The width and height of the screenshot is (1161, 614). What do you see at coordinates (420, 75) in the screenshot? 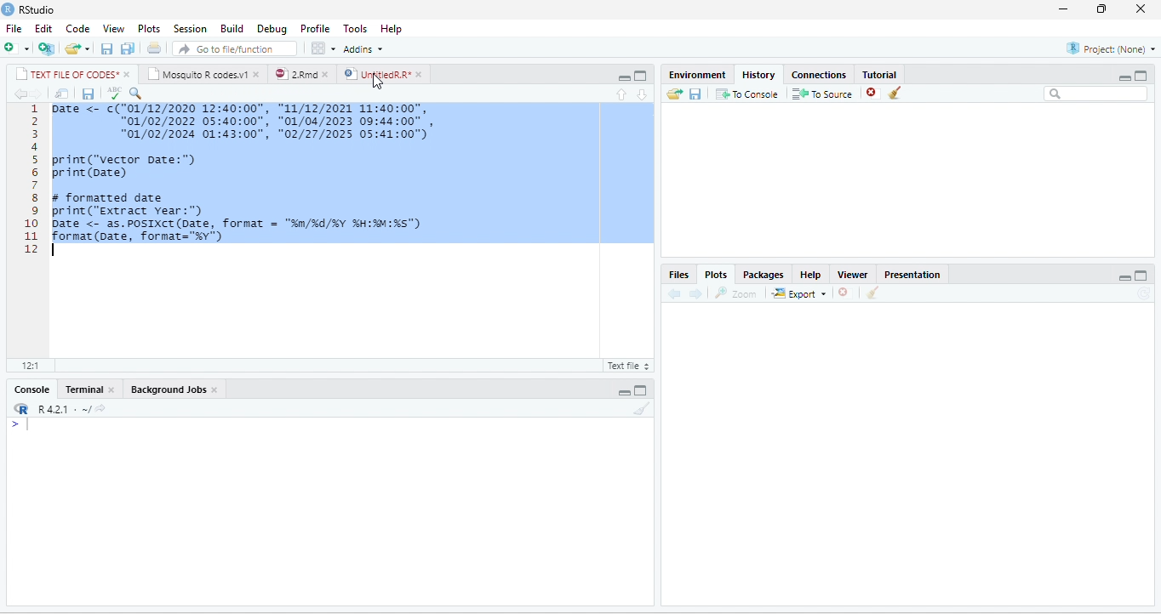
I see `close` at bounding box center [420, 75].